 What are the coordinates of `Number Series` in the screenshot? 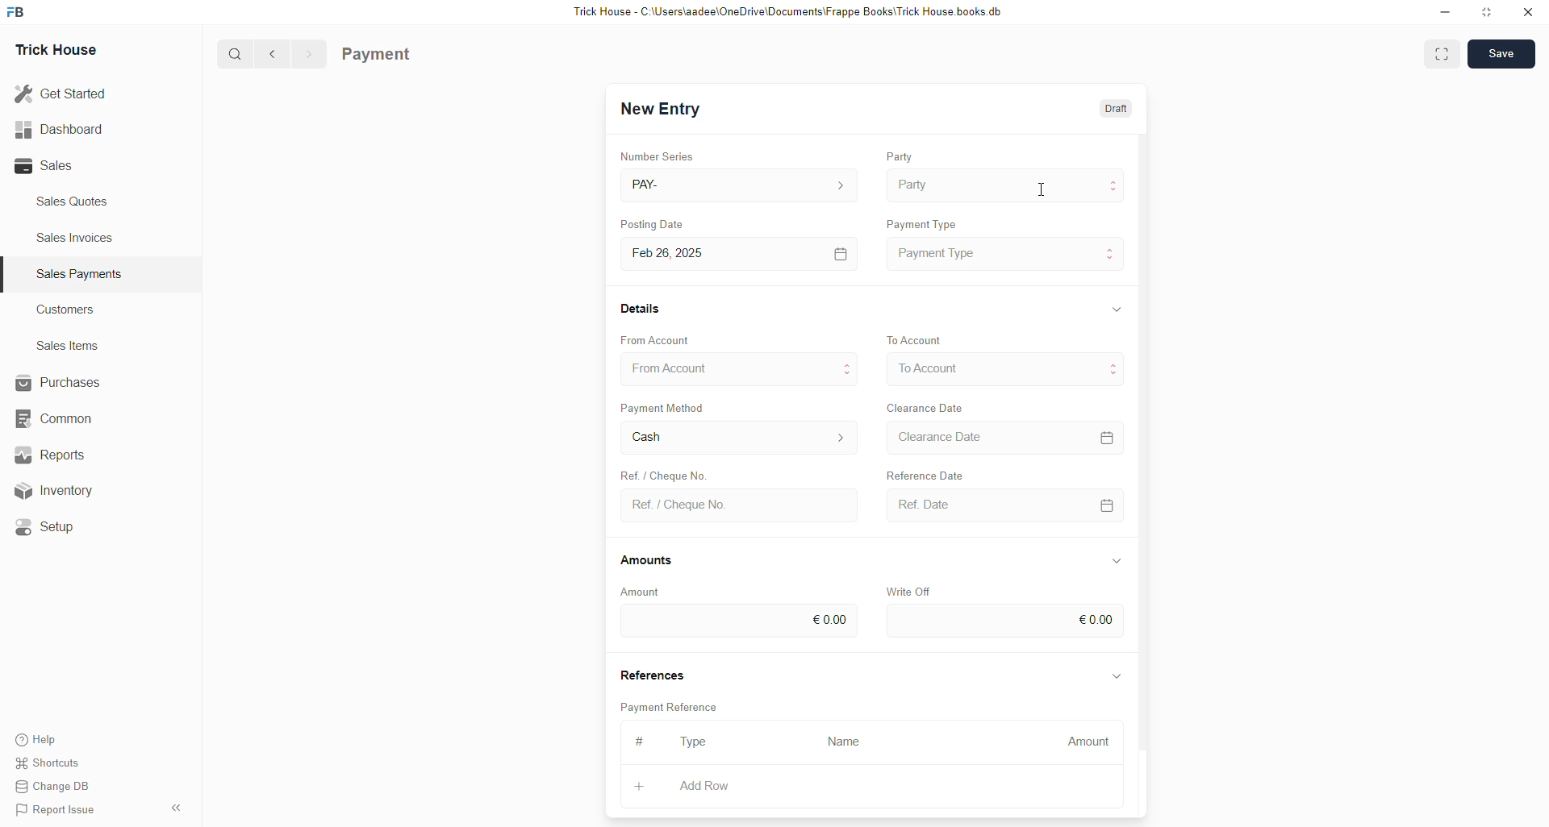 It's located at (658, 156).